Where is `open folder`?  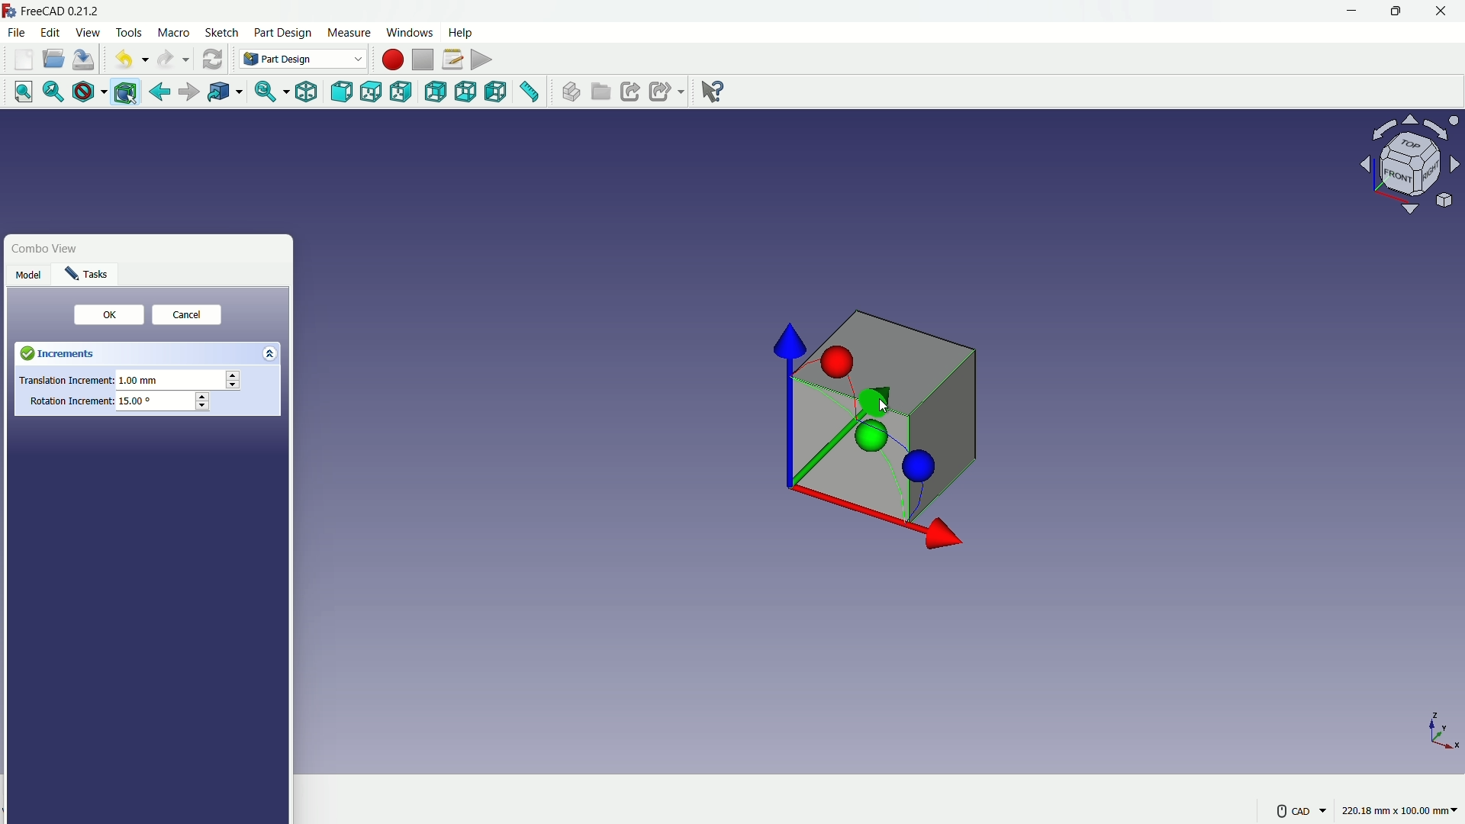 open folder is located at coordinates (53, 60).